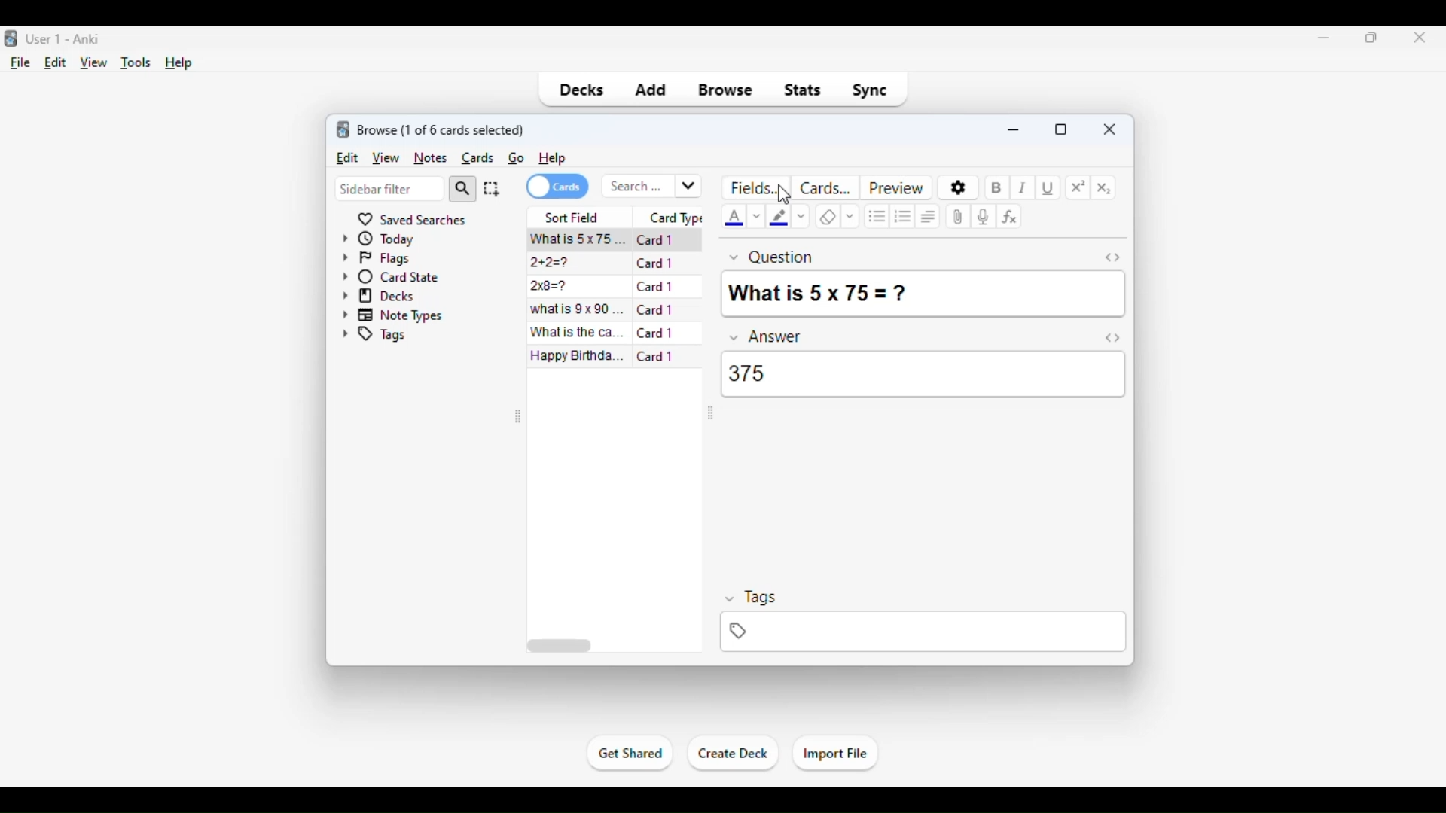  Describe the element at coordinates (959, 216) in the screenshot. I see `attach pictures/audio/video` at that location.